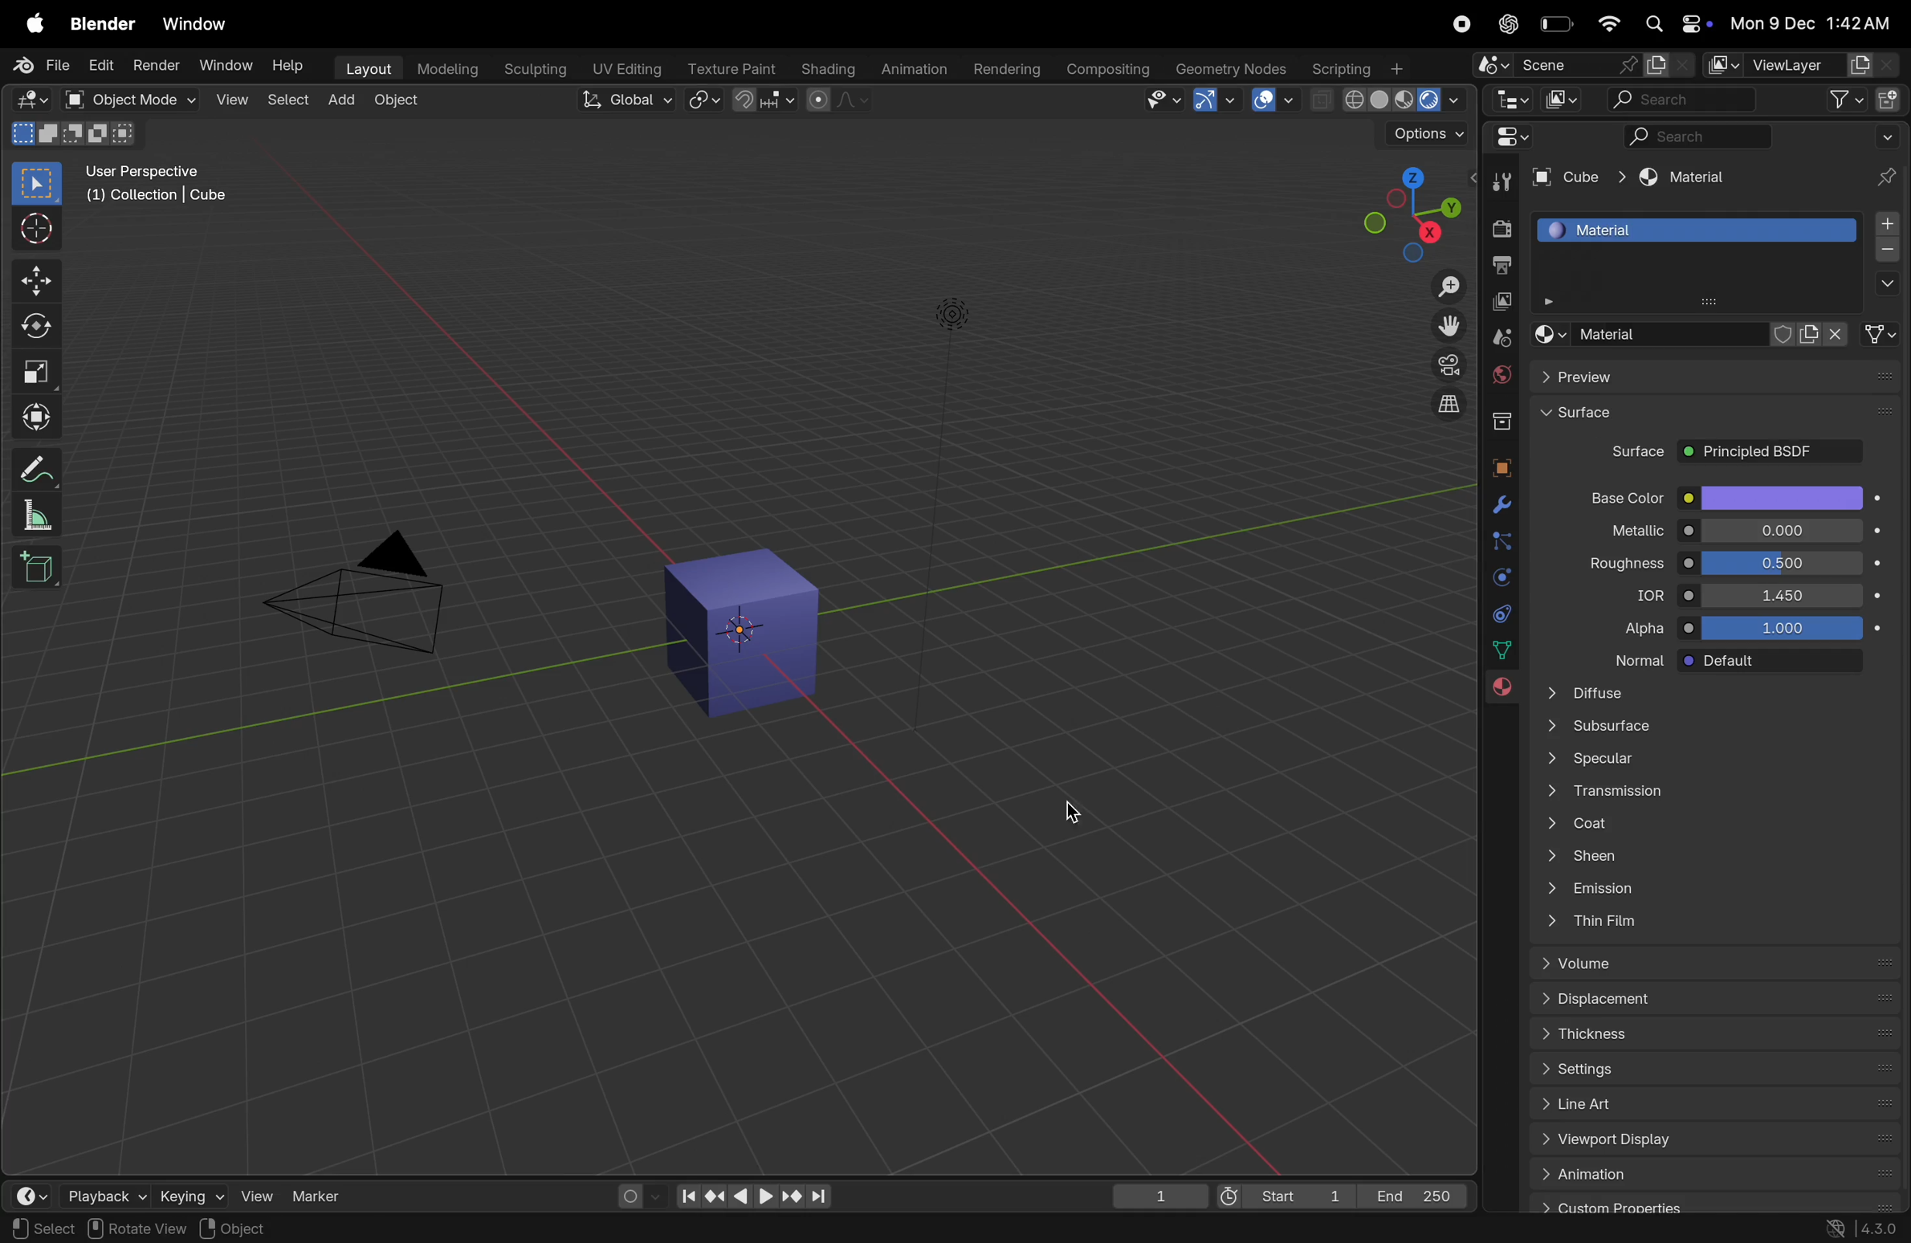  I want to click on Blender menu, so click(102, 23).